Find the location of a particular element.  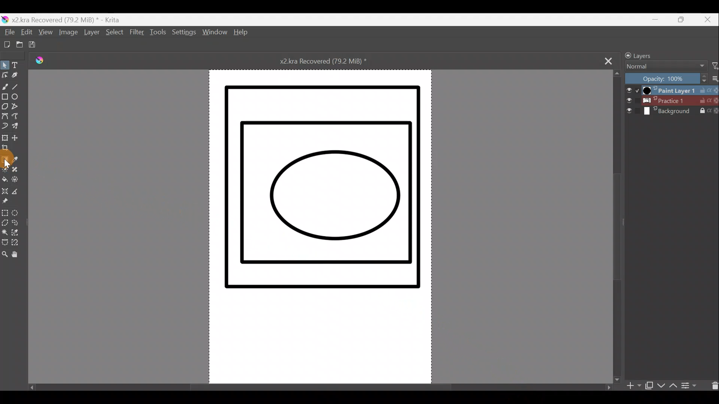

Duplicate layer/mask is located at coordinates (649, 387).